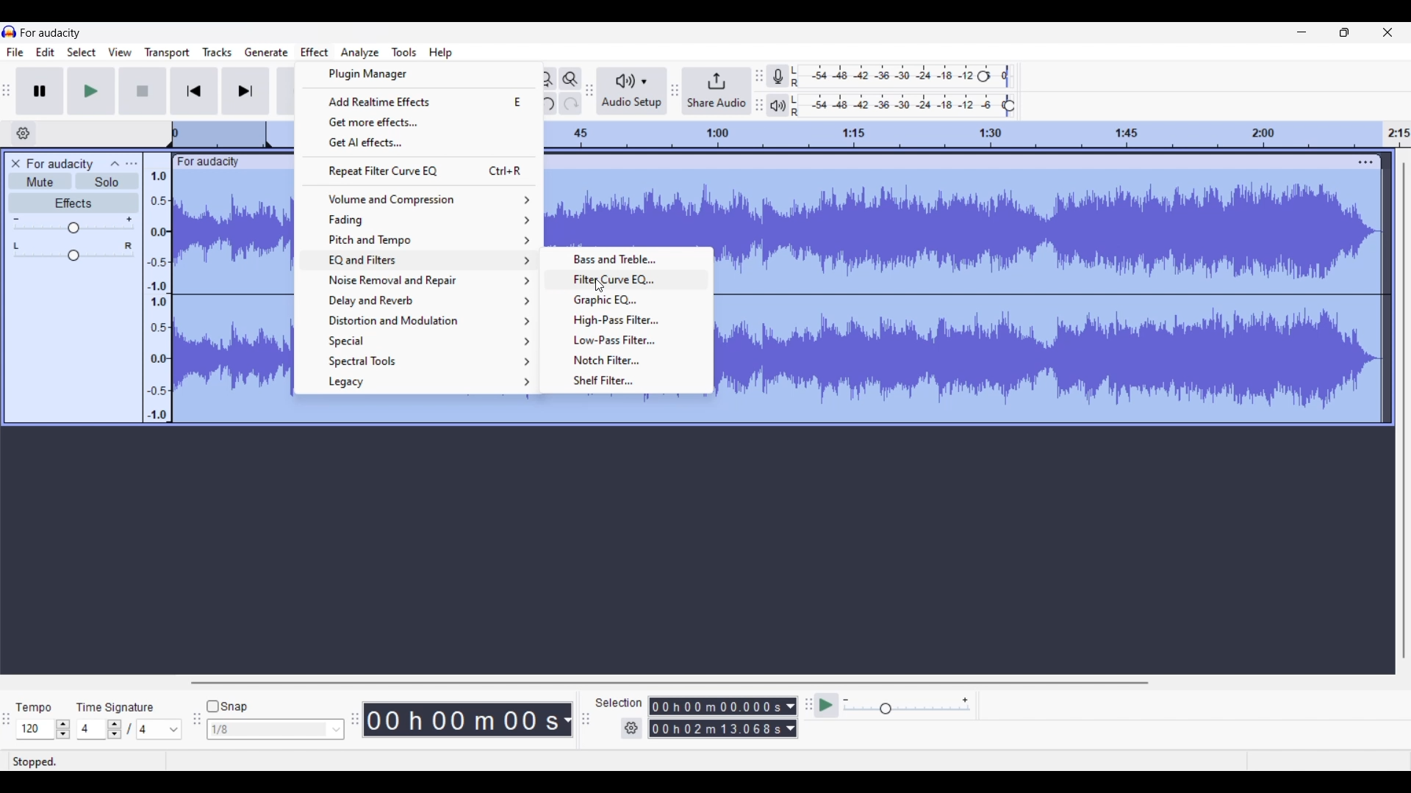 The image size is (1411, 793). I want to click on Special options, so click(420, 341).